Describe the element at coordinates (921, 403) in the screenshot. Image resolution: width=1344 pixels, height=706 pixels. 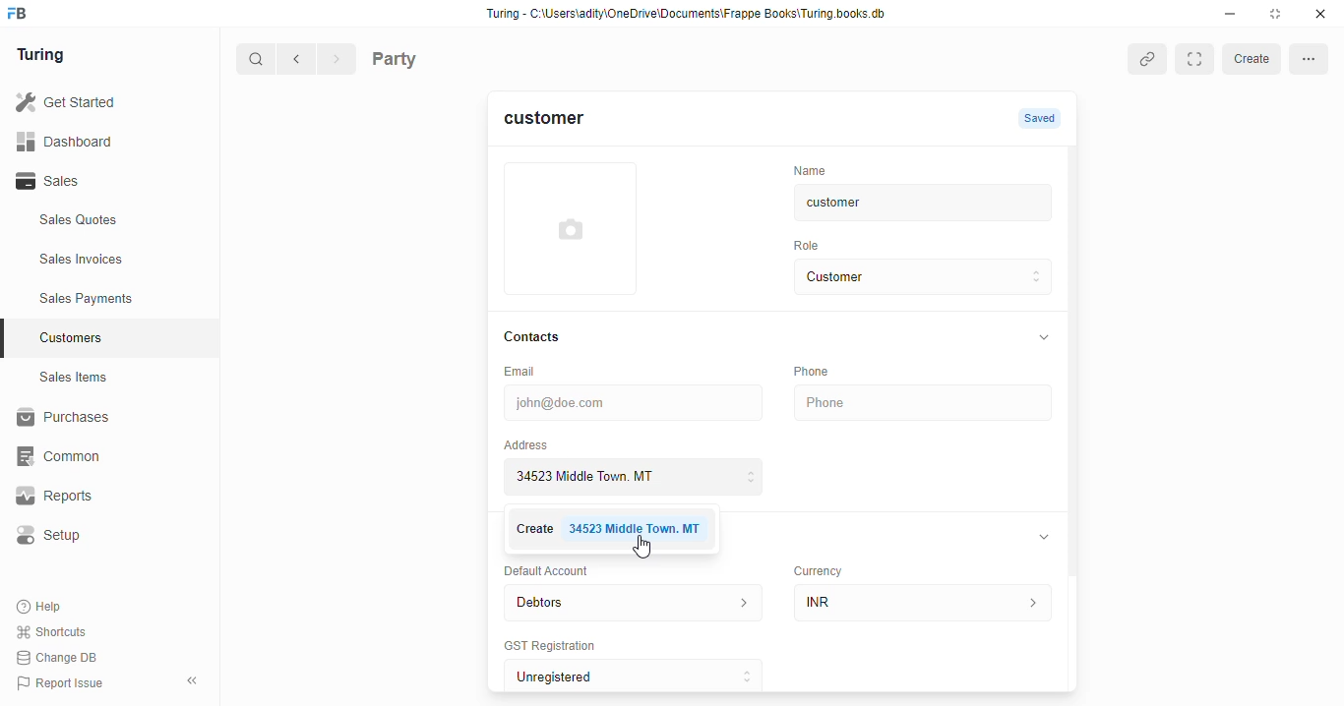
I see `Phone` at that location.